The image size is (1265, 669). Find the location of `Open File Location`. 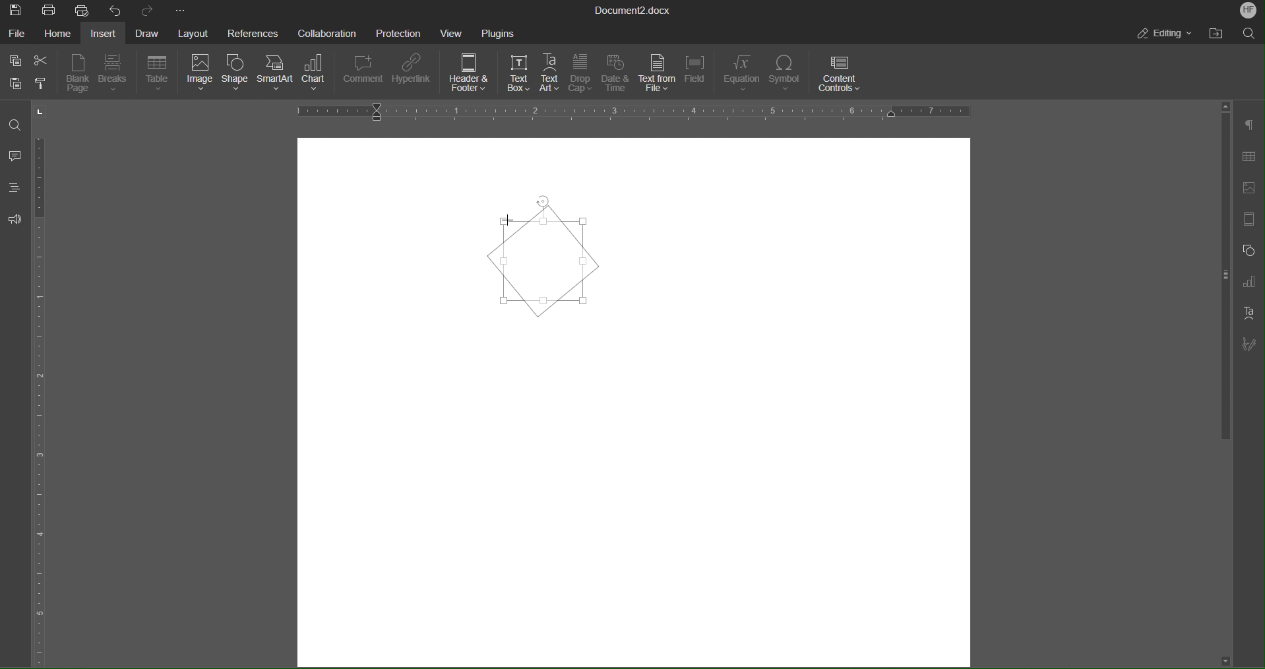

Open File Location is located at coordinates (1218, 33).